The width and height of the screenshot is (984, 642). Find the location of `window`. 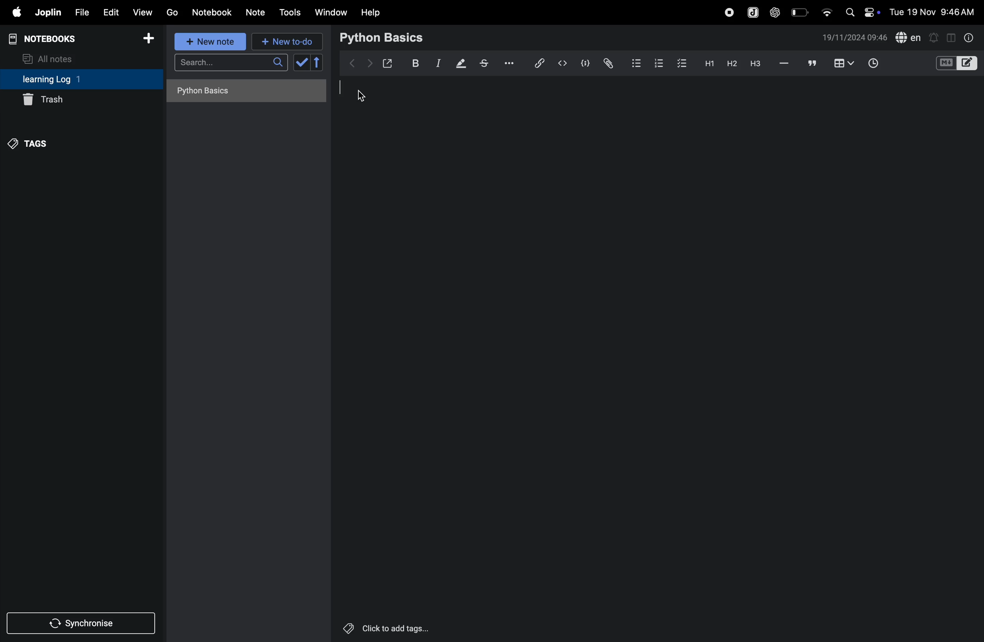

window is located at coordinates (331, 12).